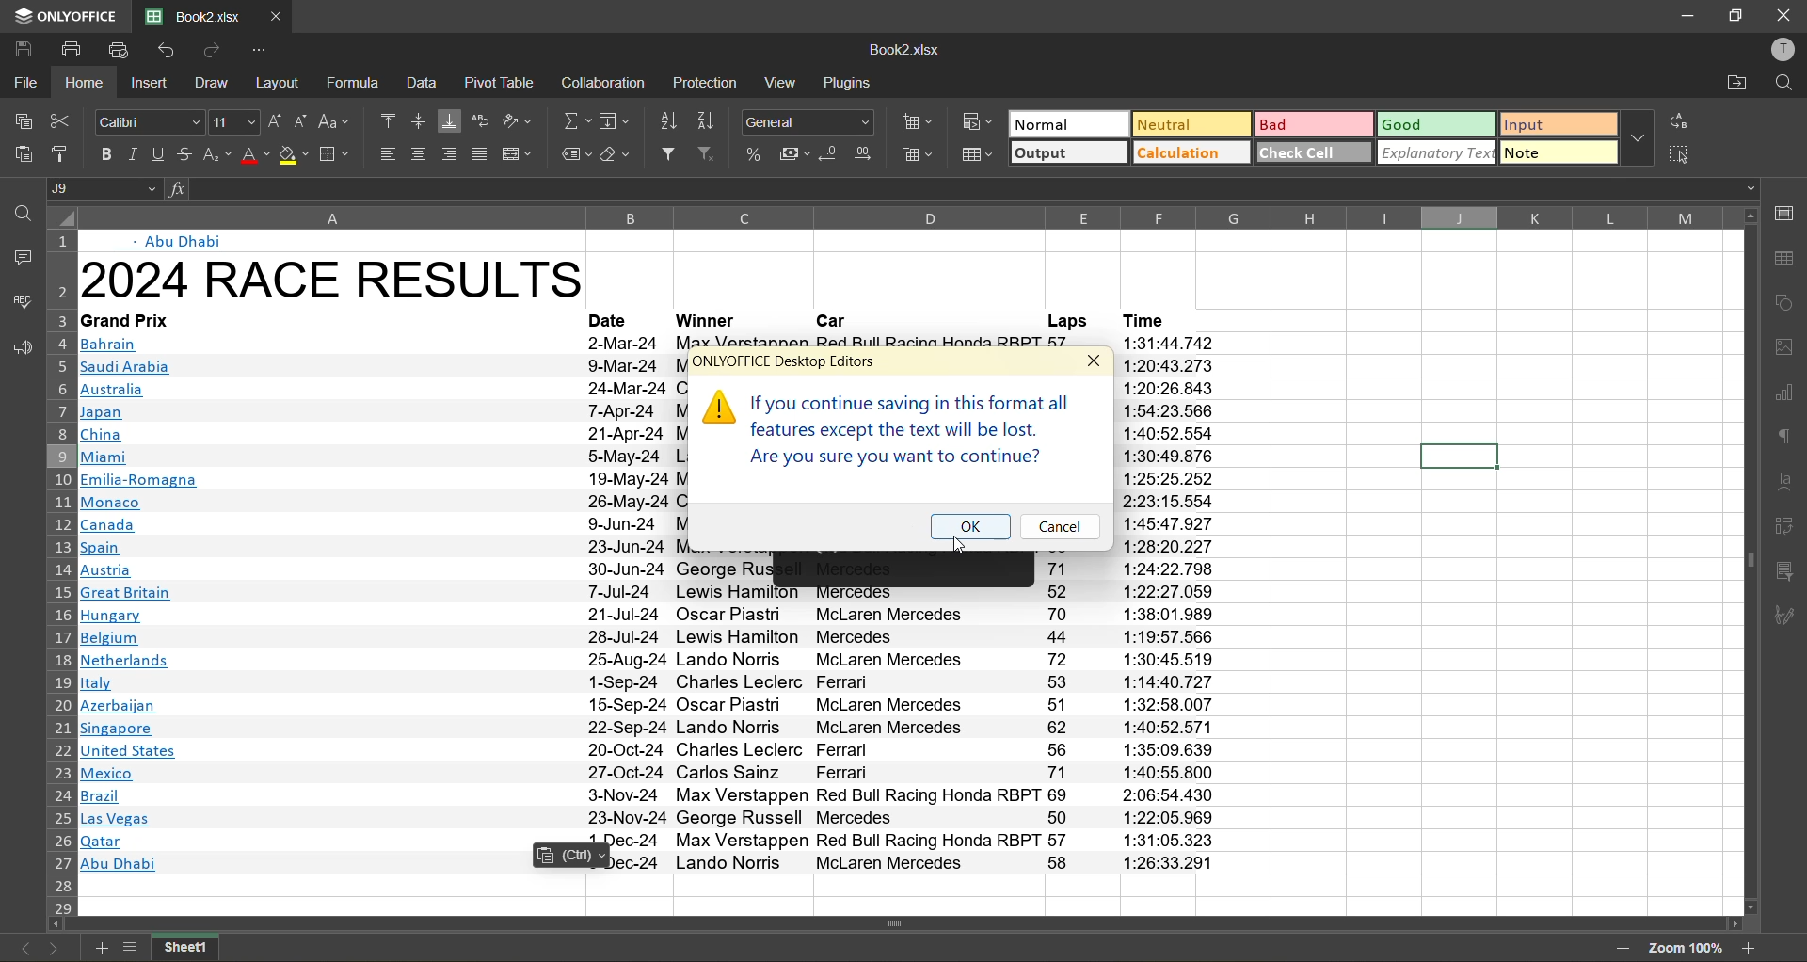 This screenshot has width=1807, height=962. I want to click on zoom out, so click(1622, 951).